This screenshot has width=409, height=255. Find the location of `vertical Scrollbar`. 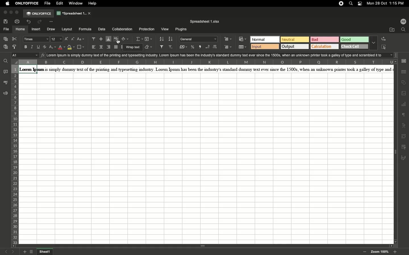

vertical Scrollbar is located at coordinates (397, 153).